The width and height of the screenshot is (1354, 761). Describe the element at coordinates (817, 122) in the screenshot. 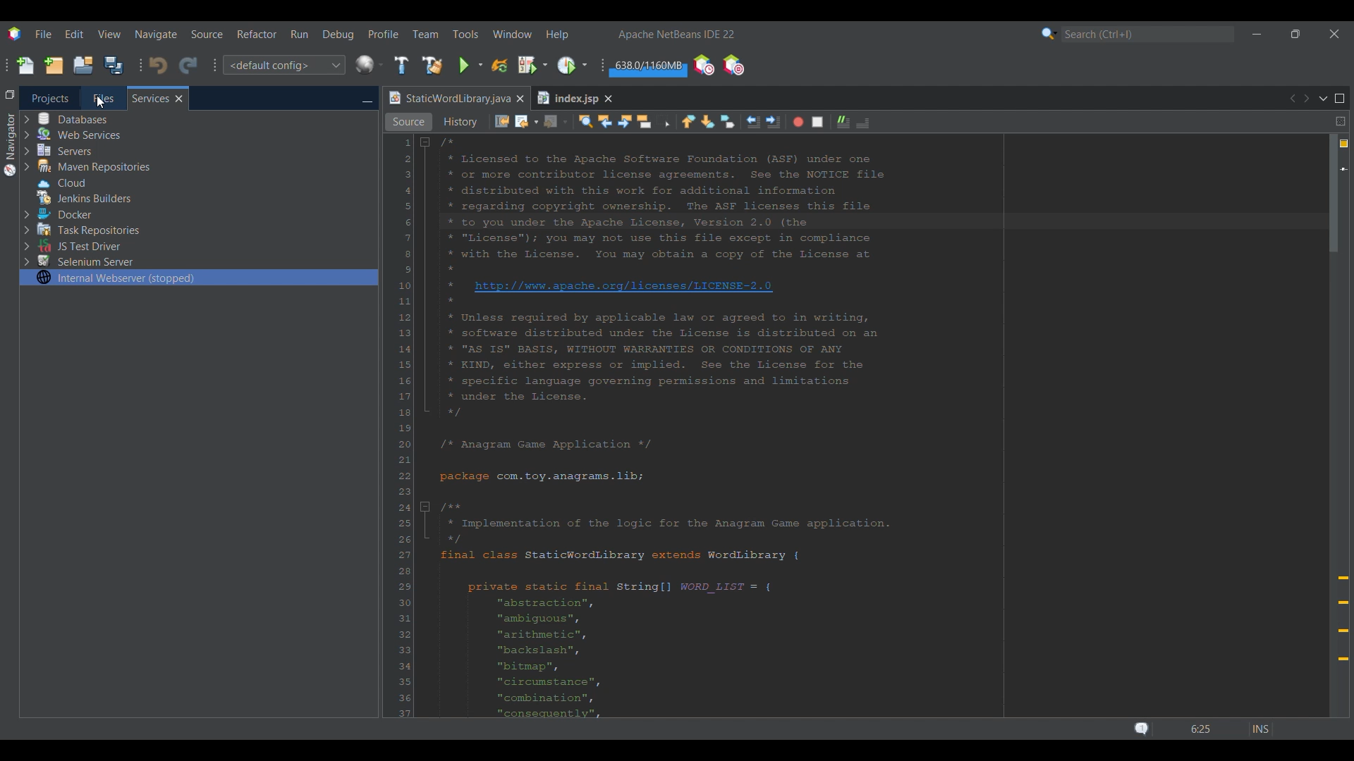

I see `Stop macro recording` at that location.